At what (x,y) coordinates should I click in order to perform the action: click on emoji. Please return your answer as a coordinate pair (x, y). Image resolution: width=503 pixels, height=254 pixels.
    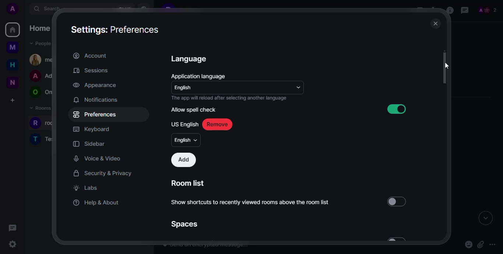
    Looking at the image, I should click on (468, 244).